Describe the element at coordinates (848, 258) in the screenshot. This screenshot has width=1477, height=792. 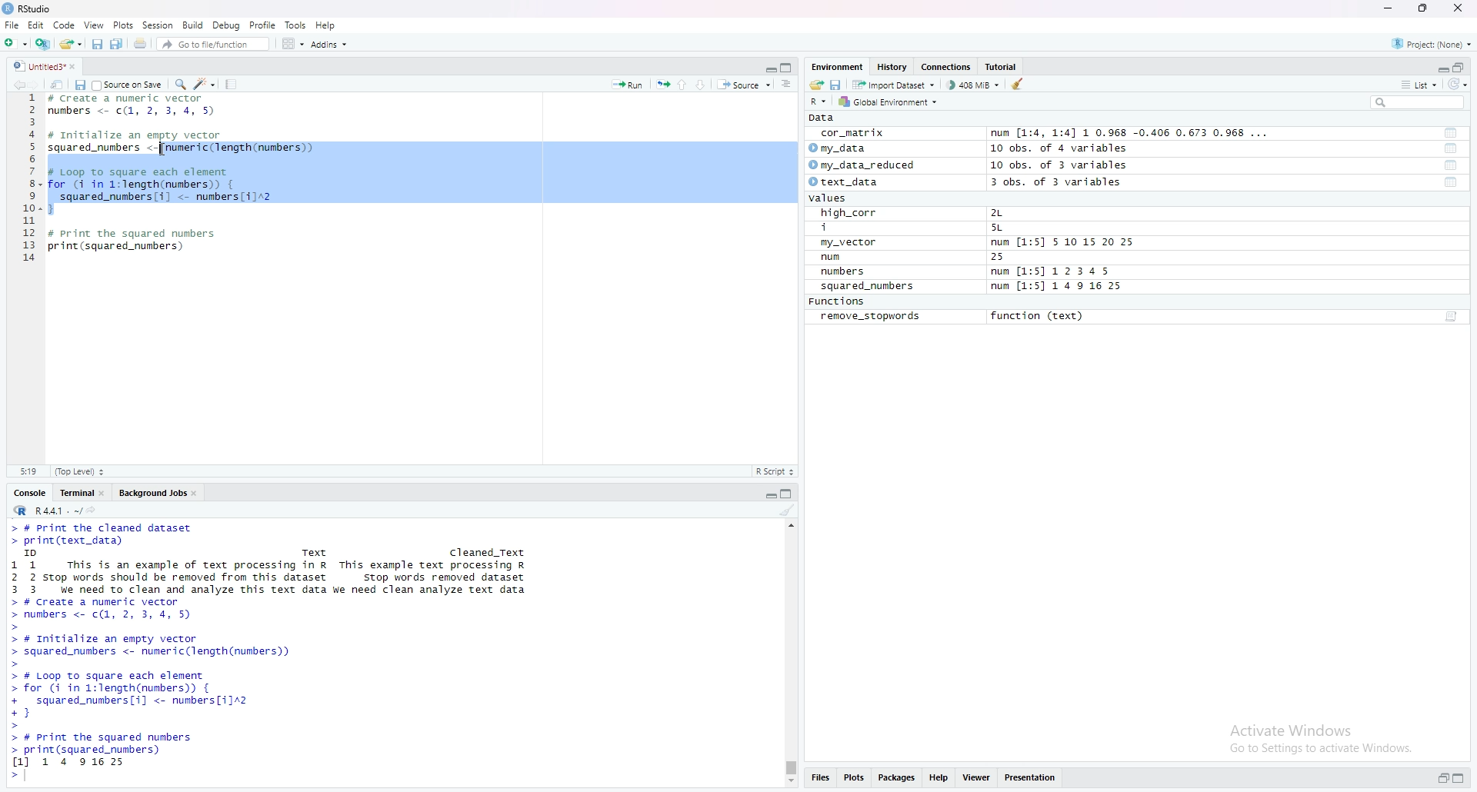
I see `num` at that location.